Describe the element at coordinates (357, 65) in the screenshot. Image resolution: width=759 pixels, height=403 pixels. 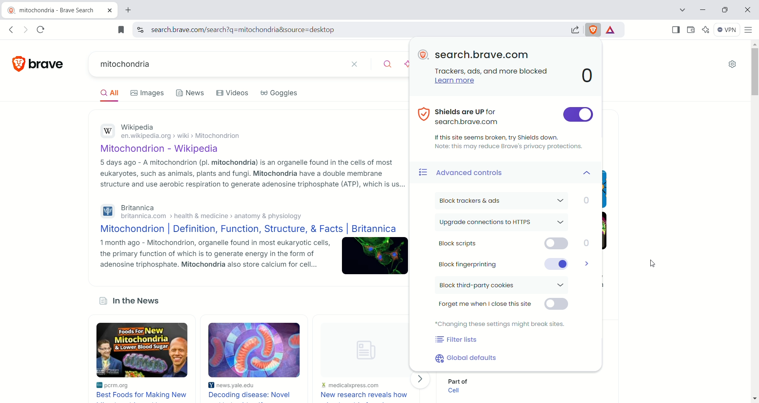
I see `close` at that location.